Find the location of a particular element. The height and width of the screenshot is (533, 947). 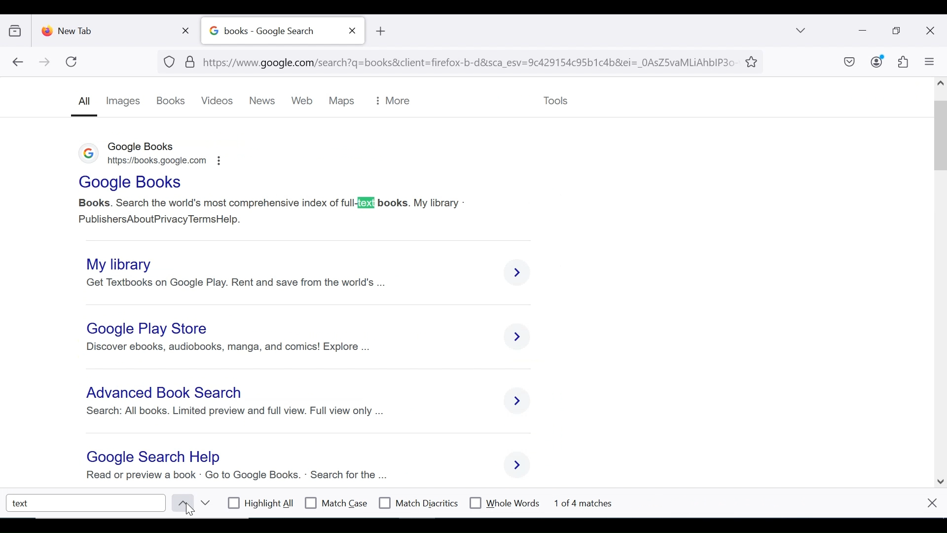

close window is located at coordinates (931, 31).